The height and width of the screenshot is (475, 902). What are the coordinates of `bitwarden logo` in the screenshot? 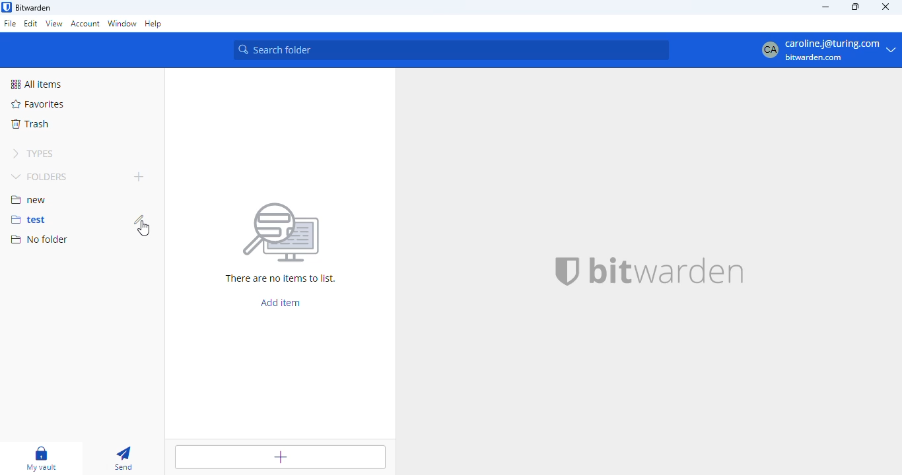 It's located at (566, 269).